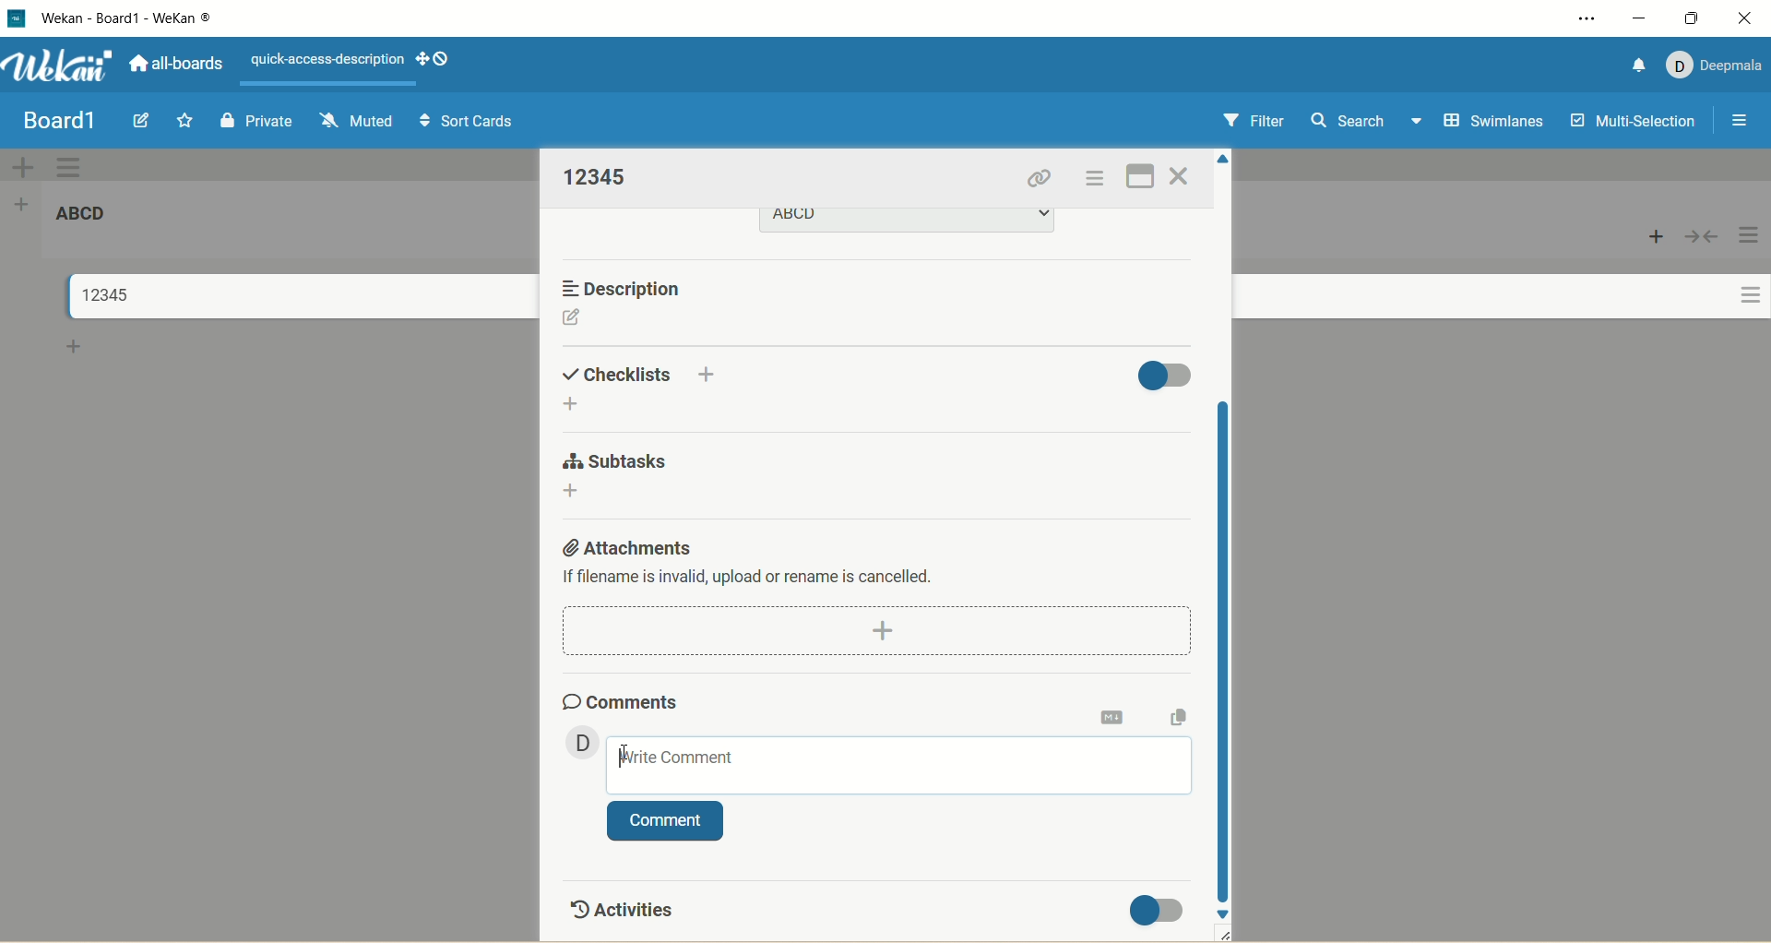  What do you see at coordinates (751, 579) in the screenshot?
I see `text` at bounding box center [751, 579].